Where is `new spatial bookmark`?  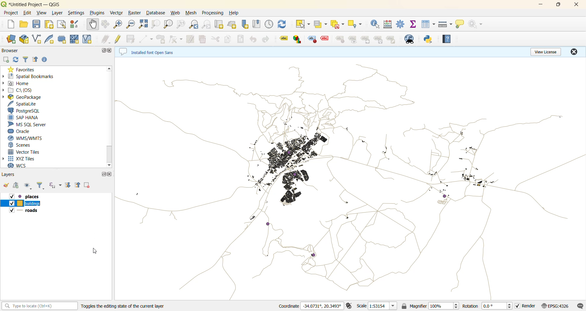 new spatial bookmark is located at coordinates (245, 24).